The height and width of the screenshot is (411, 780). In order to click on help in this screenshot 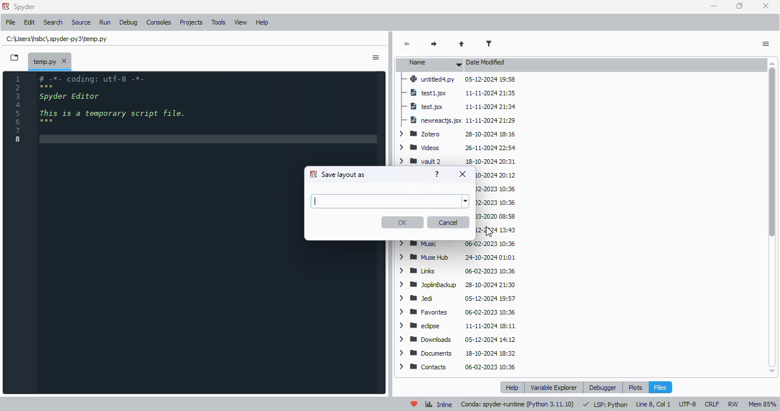, I will do `click(512, 387)`.